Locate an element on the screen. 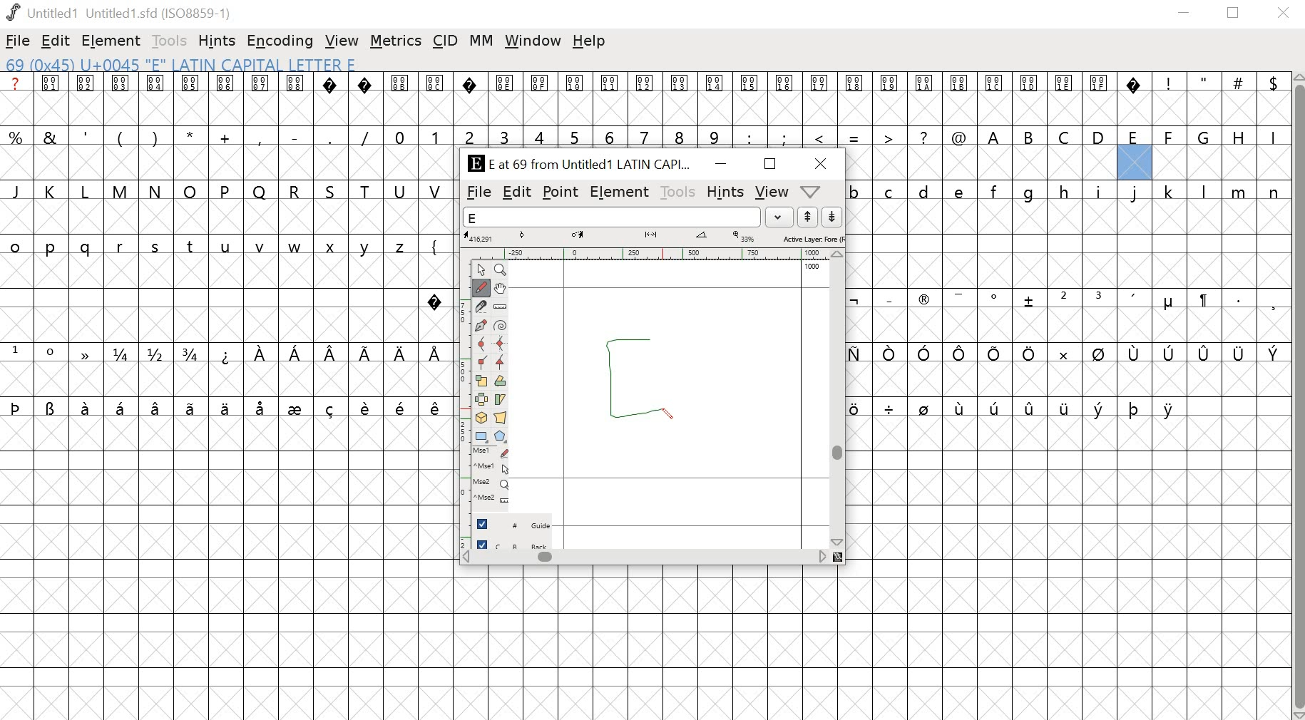  Tangent is located at coordinates (499, 363).